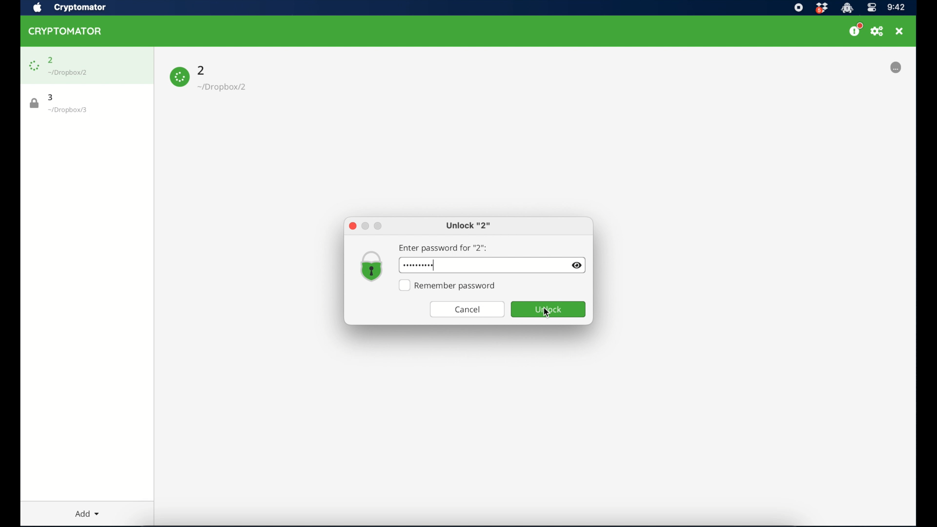 The height and width of the screenshot is (527, 937). Describe the element at coordinates (798, 8) in the screenshot. I see `screen recorder icon` at that location.